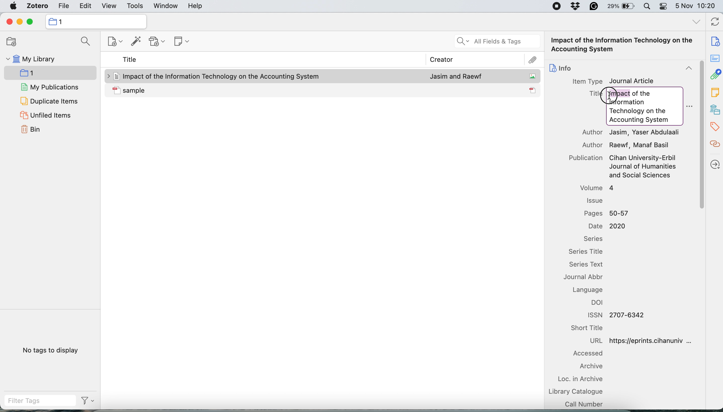  What do you see at coordinates (664, 7) in the screenshot?
I see `control center` at bounding box center [664, 7].